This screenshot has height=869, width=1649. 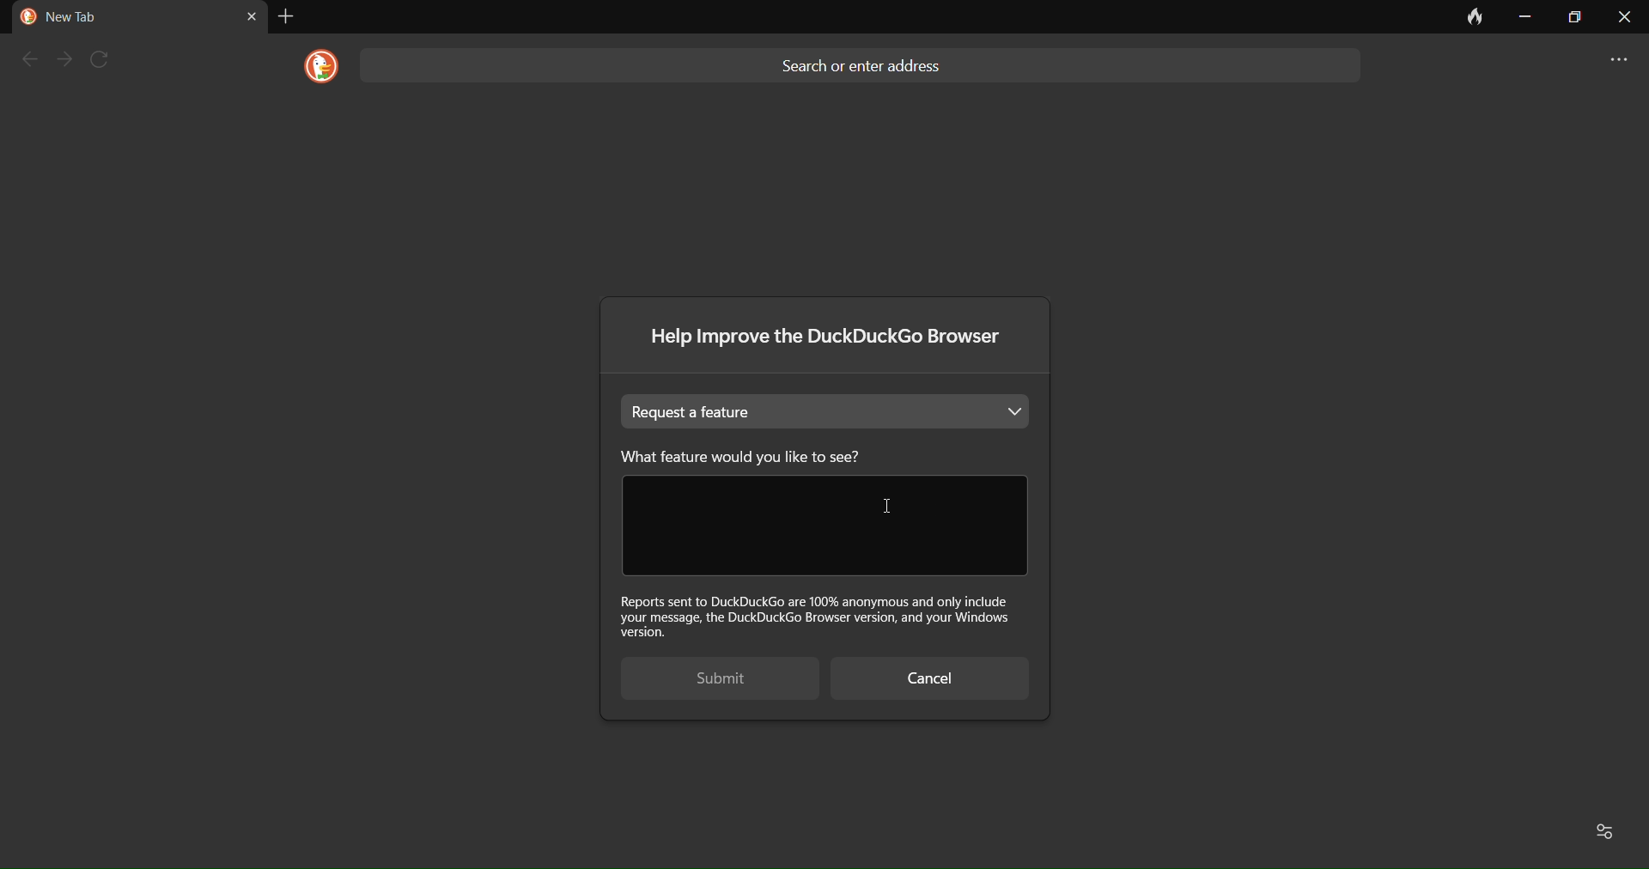 What do you see at coordinates (1609, 62) in the screenshot?
I see `more` at bounding box center [1609, 62].